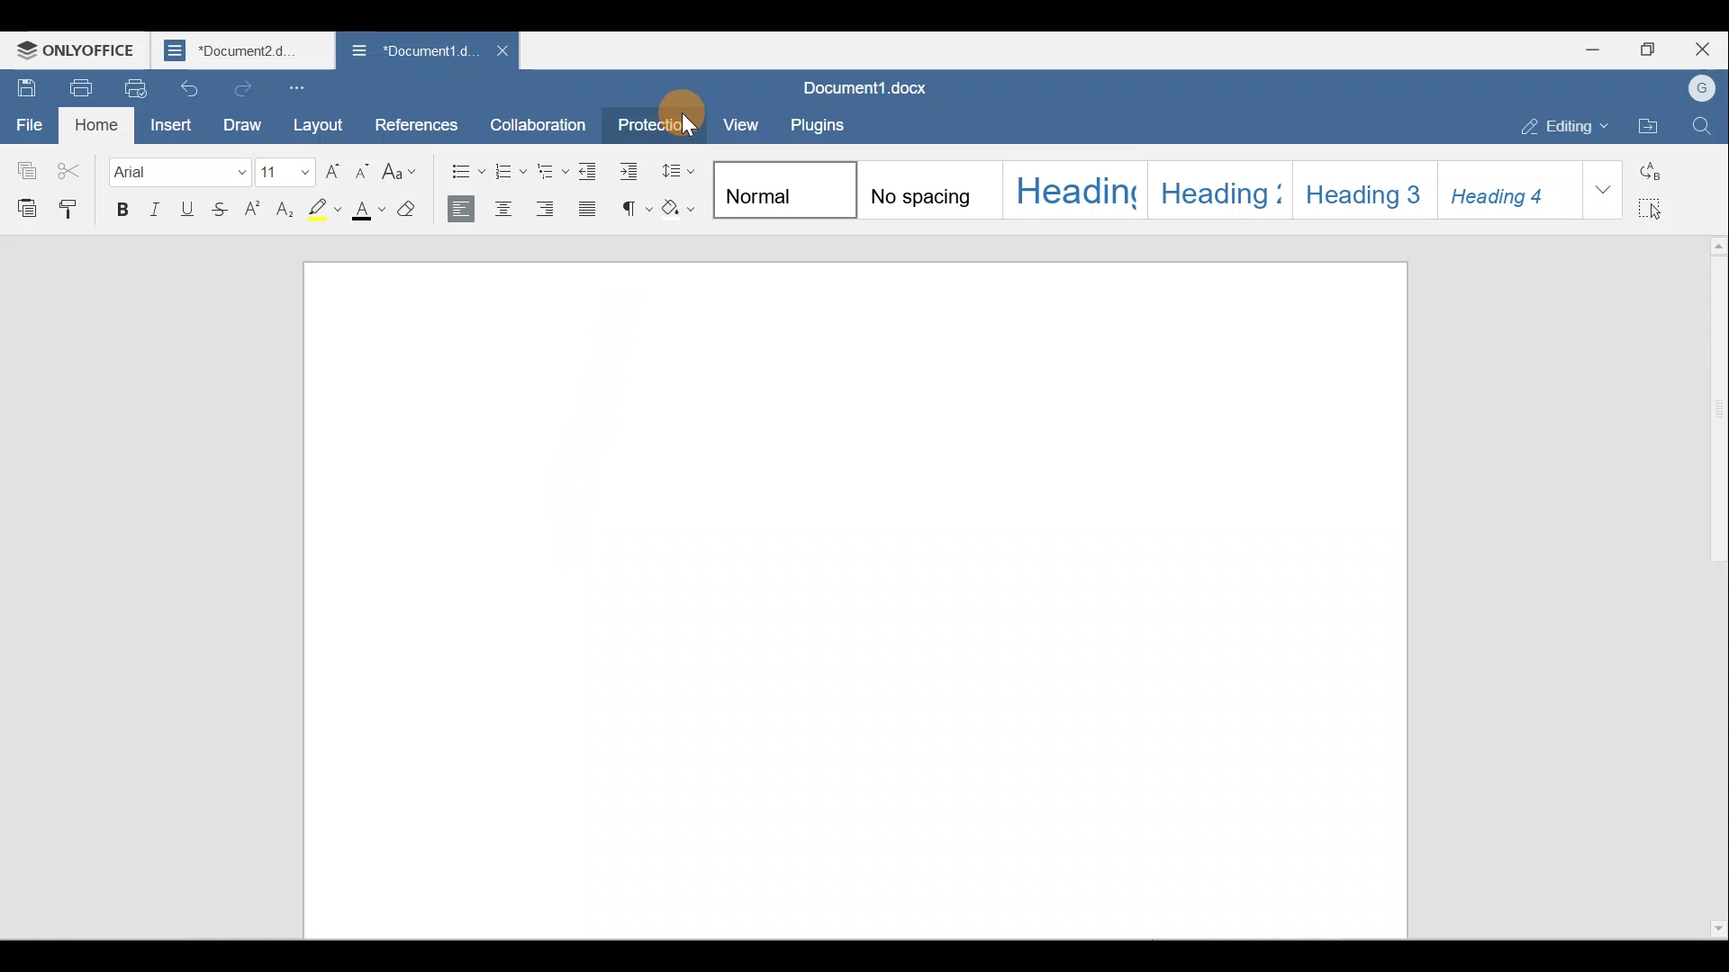 The width and height of the screenshot is (1729, 972). Describe the element at coordinates (361, 169) in the screenshot. I see `Decrease font size` at that location.